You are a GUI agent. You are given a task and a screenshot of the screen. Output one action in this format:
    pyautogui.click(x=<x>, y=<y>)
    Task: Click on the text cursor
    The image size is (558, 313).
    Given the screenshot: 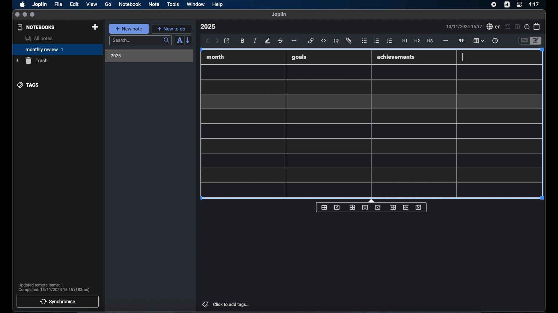 What is the action you would take?
    pyautogui.click(x=462, y=57)
    